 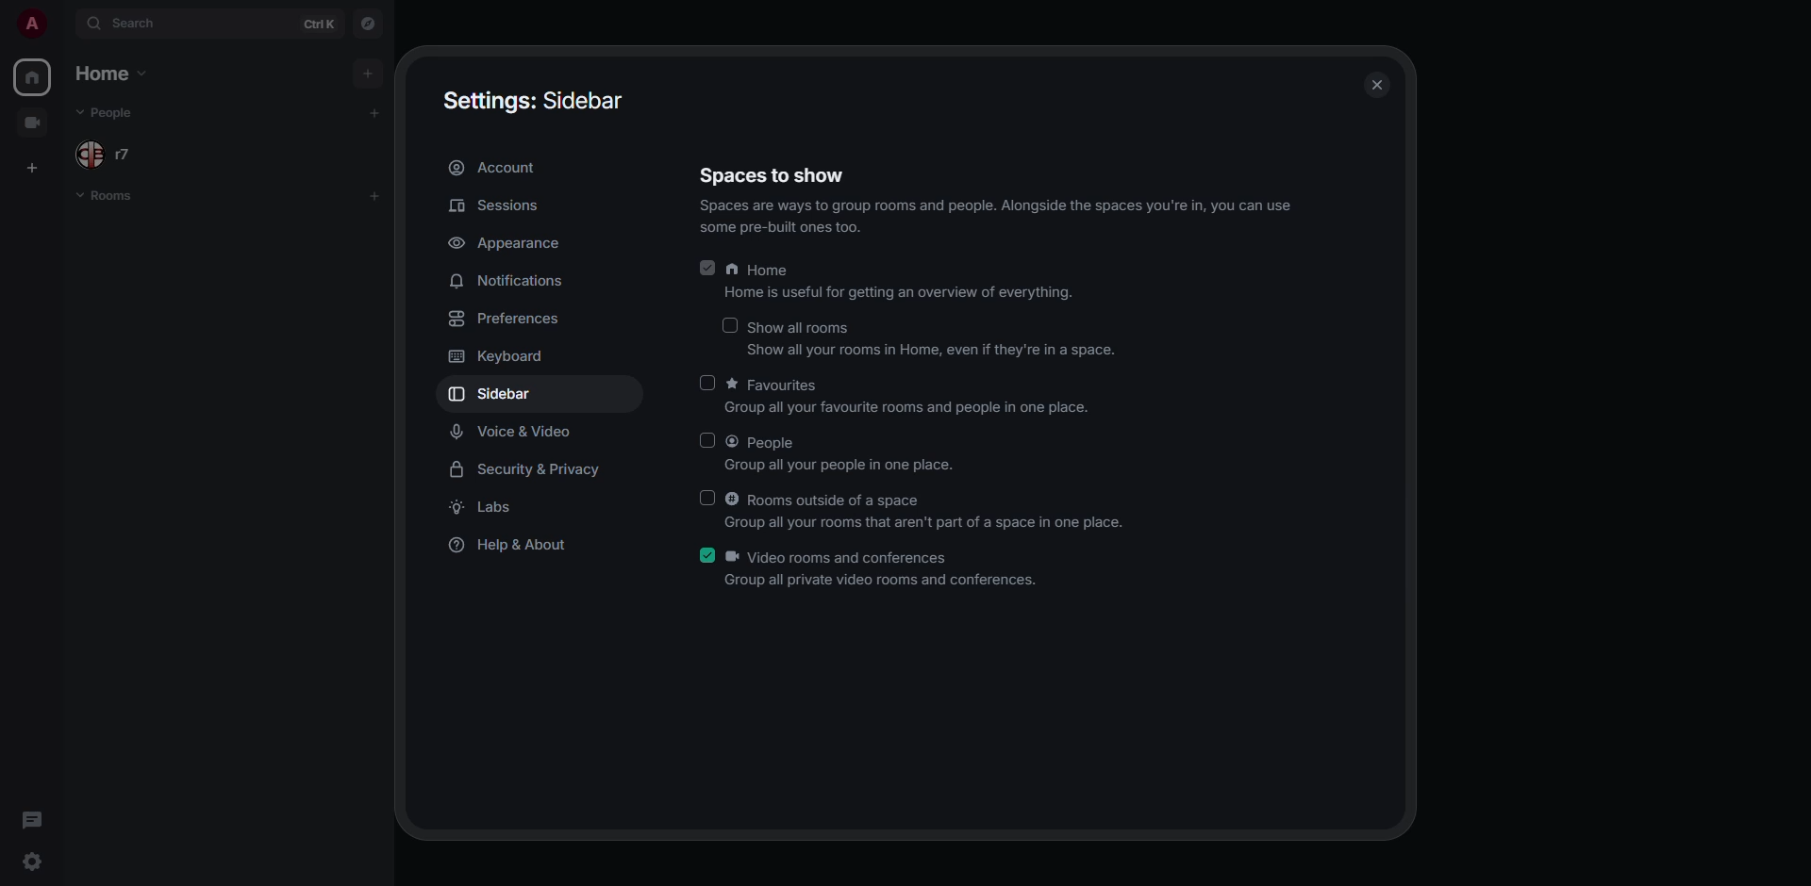 I want to click on enabled, so click(x=707, y=269).